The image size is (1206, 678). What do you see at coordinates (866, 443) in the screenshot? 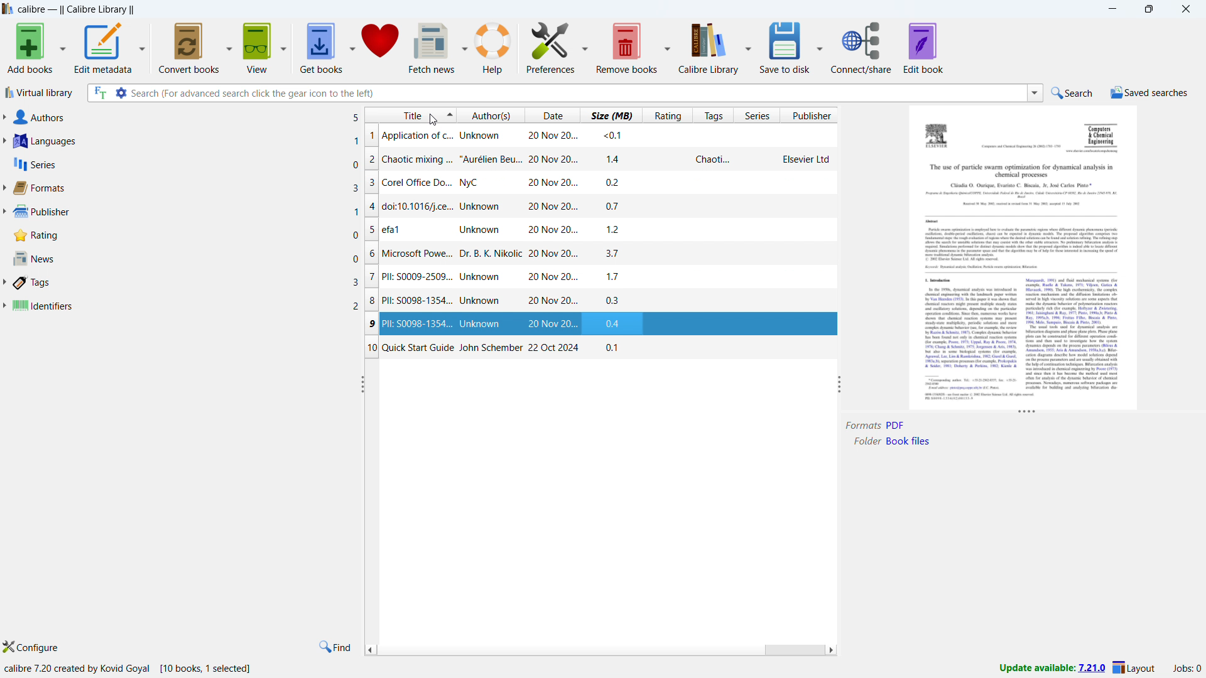
I see `Folder` at bounding box center [866, 443].